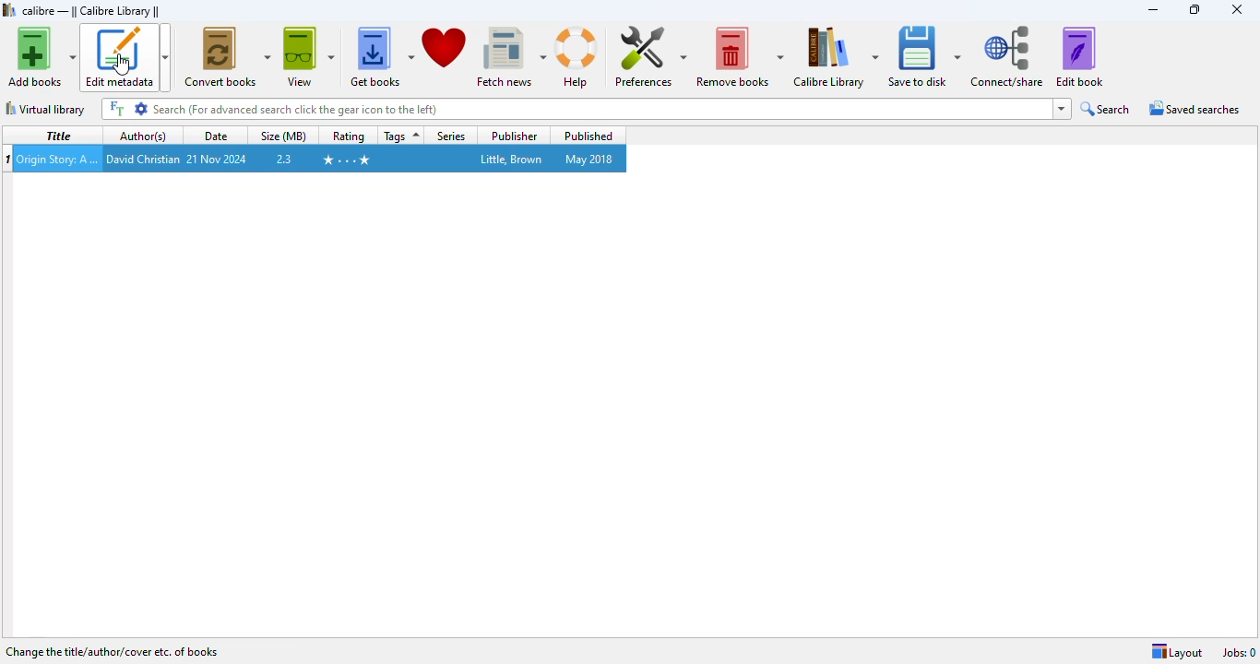 Image resolution: width=1260 pixels, height=664 pixels. I want to click on date, so click(216, 136).